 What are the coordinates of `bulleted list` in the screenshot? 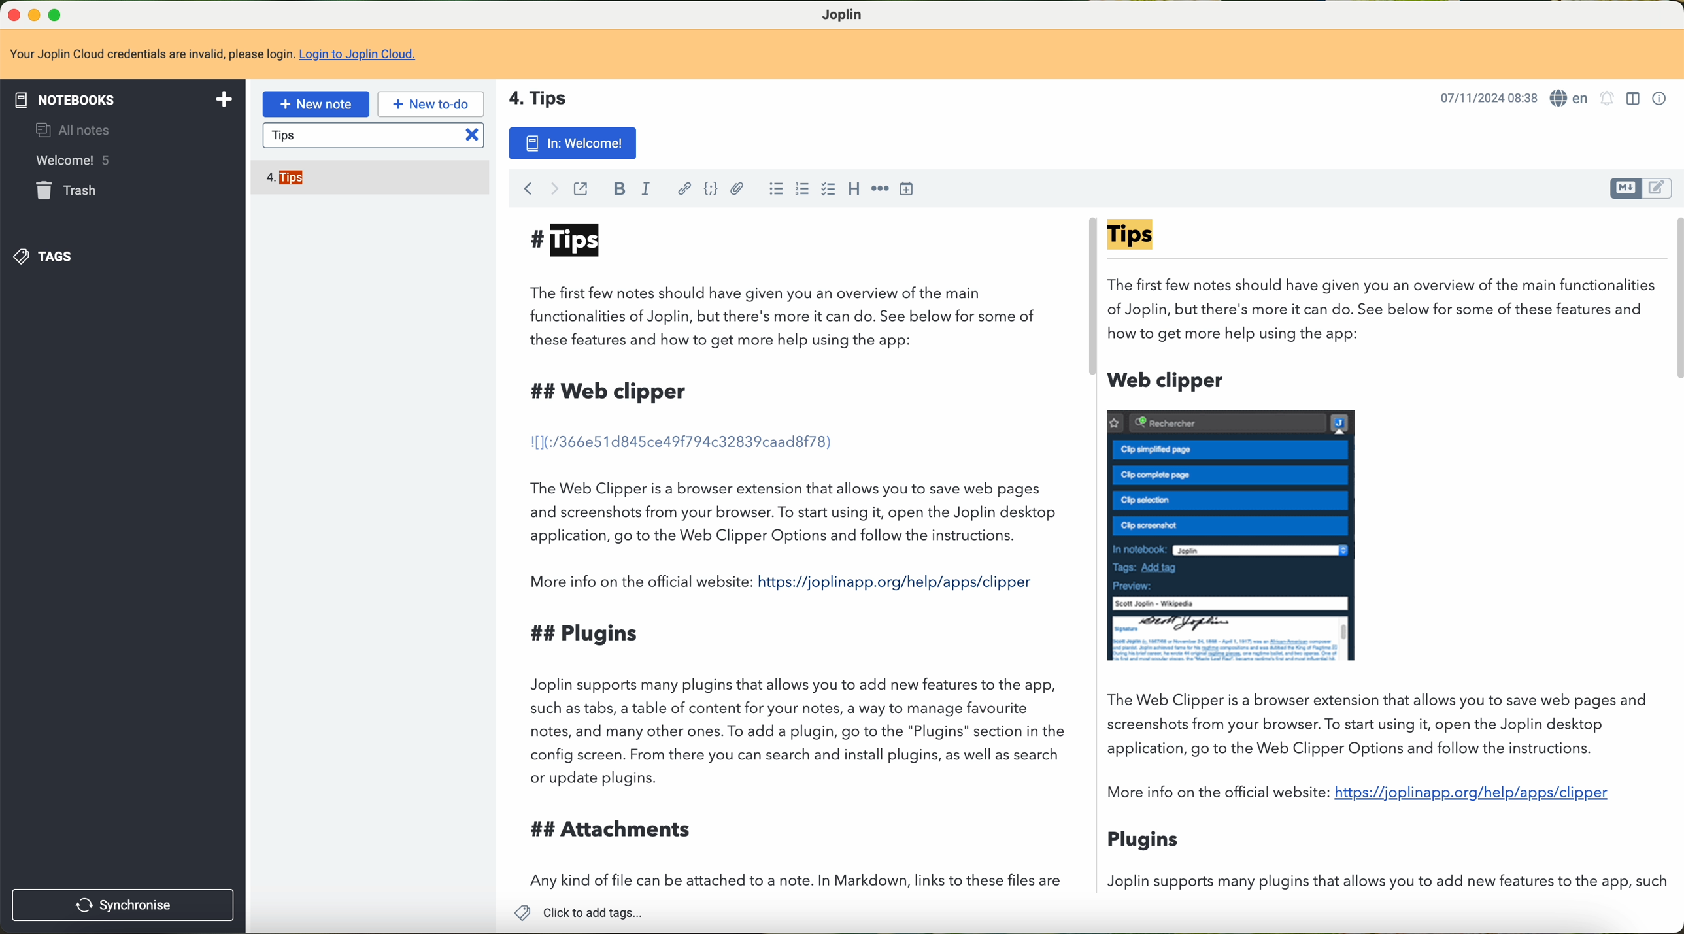 It's located at (803, 190).